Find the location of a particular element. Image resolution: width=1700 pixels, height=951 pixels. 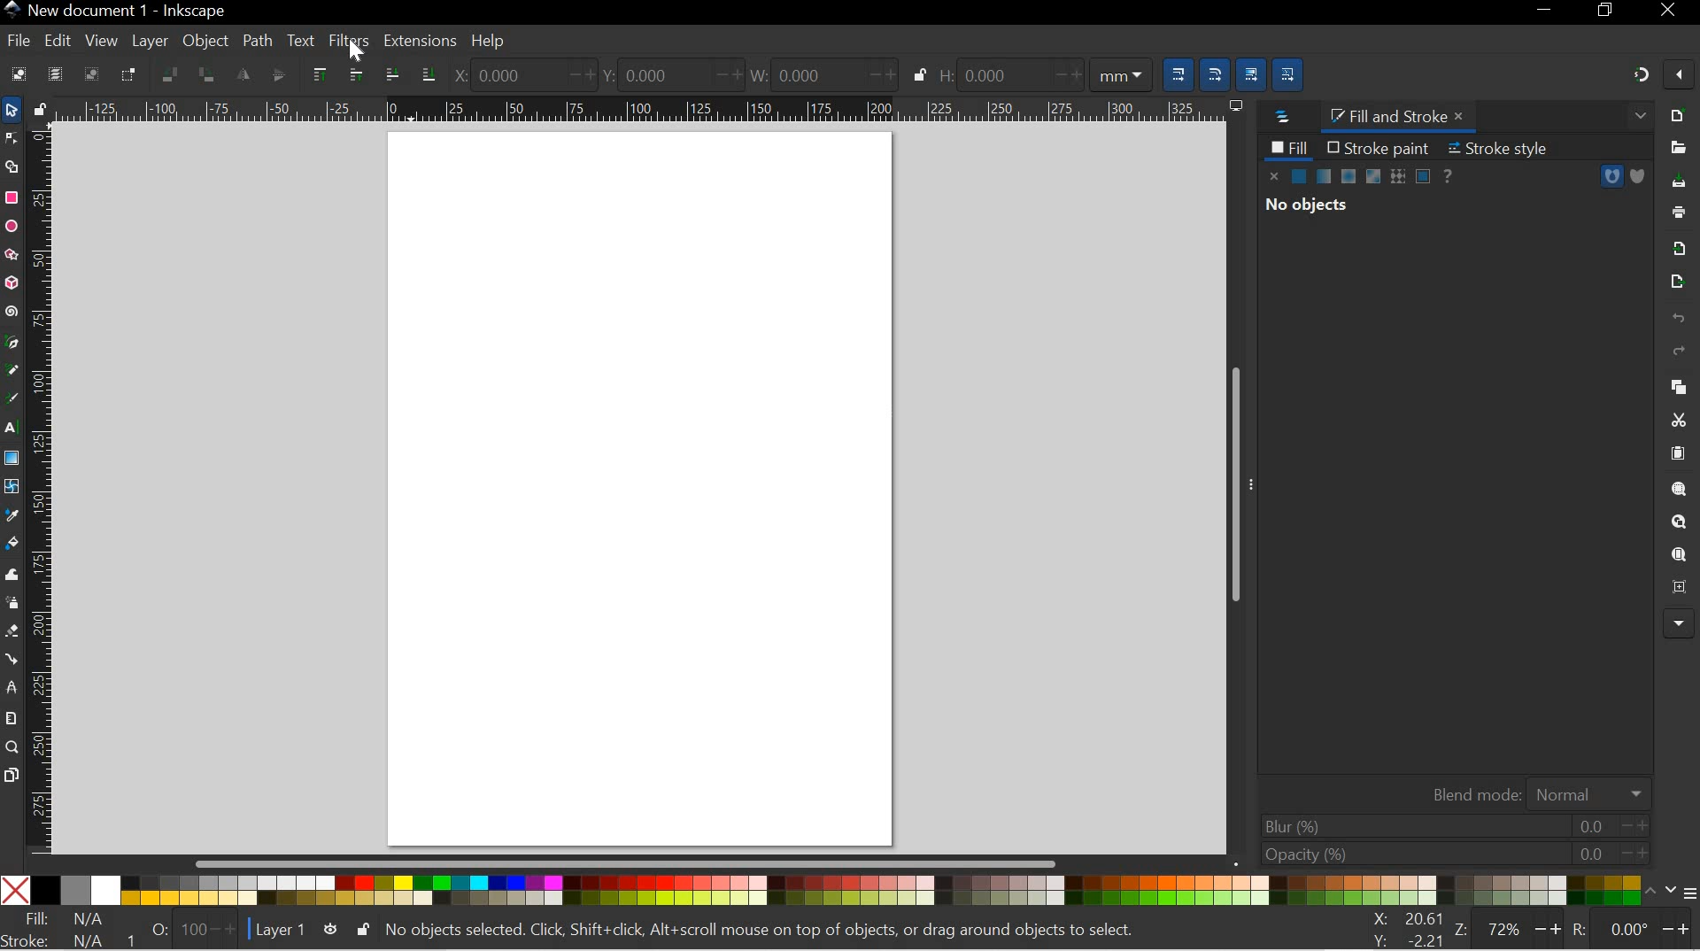

NO OBJECTS is located at coordinates (1307, 207).